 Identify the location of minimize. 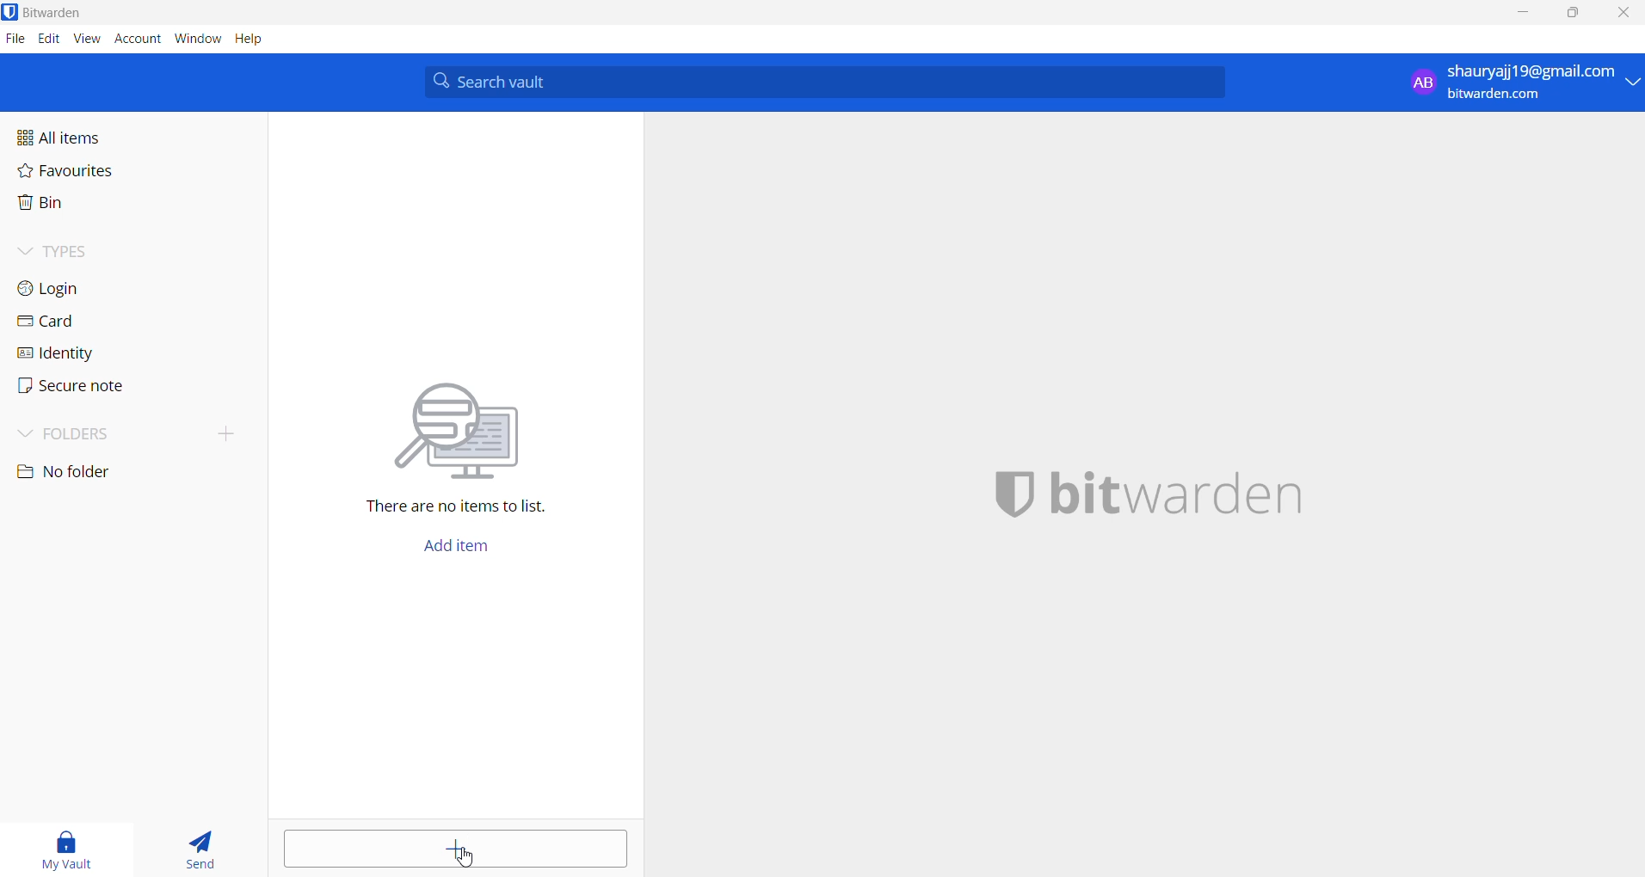
(1525, 14).